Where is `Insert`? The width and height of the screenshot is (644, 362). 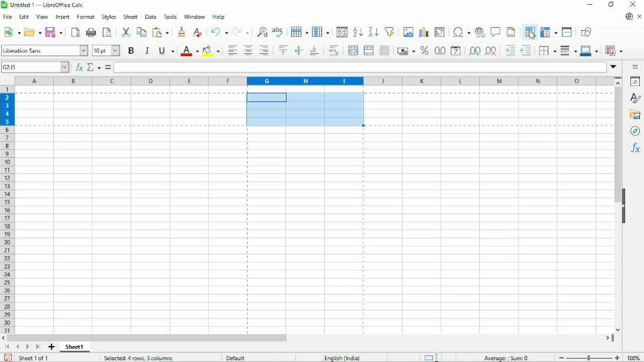
Insert is located at coordinates (61, 17).